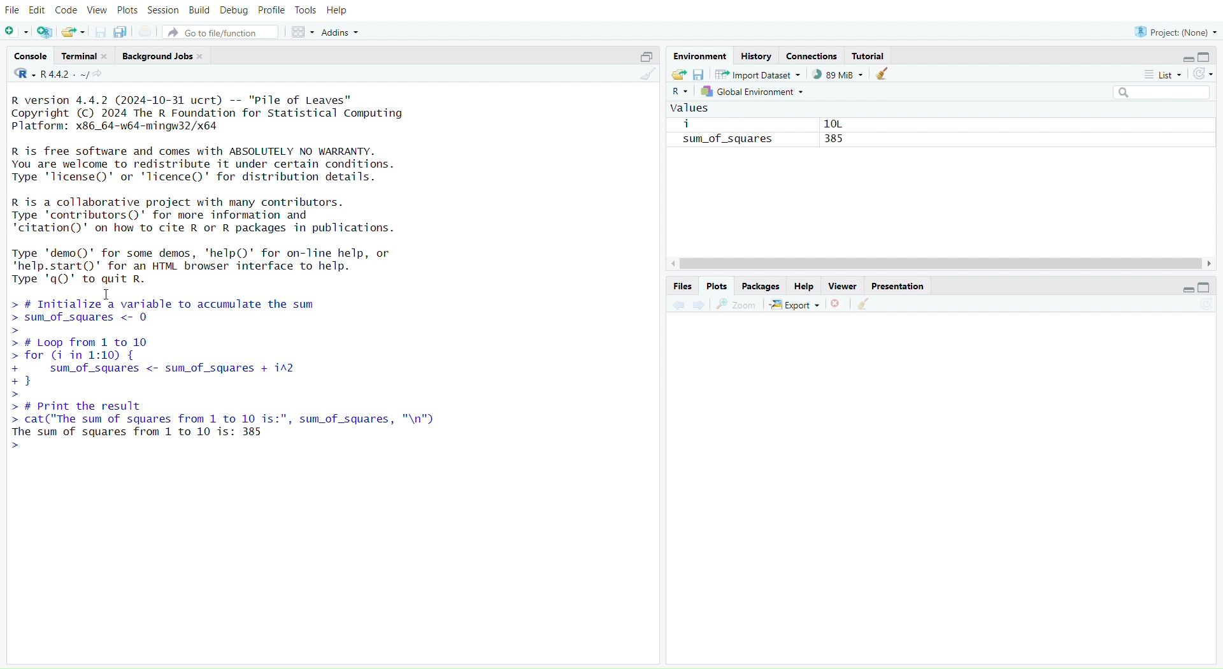  What do you see at coordinates (82, 338) in the screenshot?
I see `# Loop from 1 to 10` at bounding box center [82, 338].